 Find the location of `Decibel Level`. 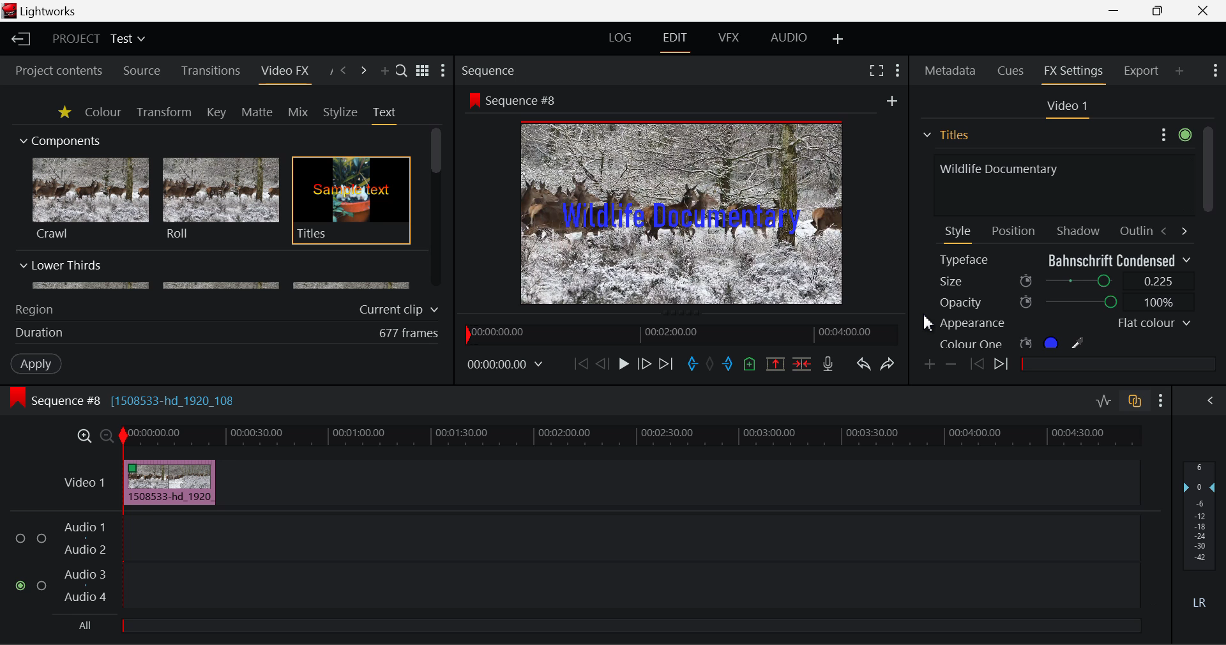

Decibel Level is located at coordinates (1200, 538).